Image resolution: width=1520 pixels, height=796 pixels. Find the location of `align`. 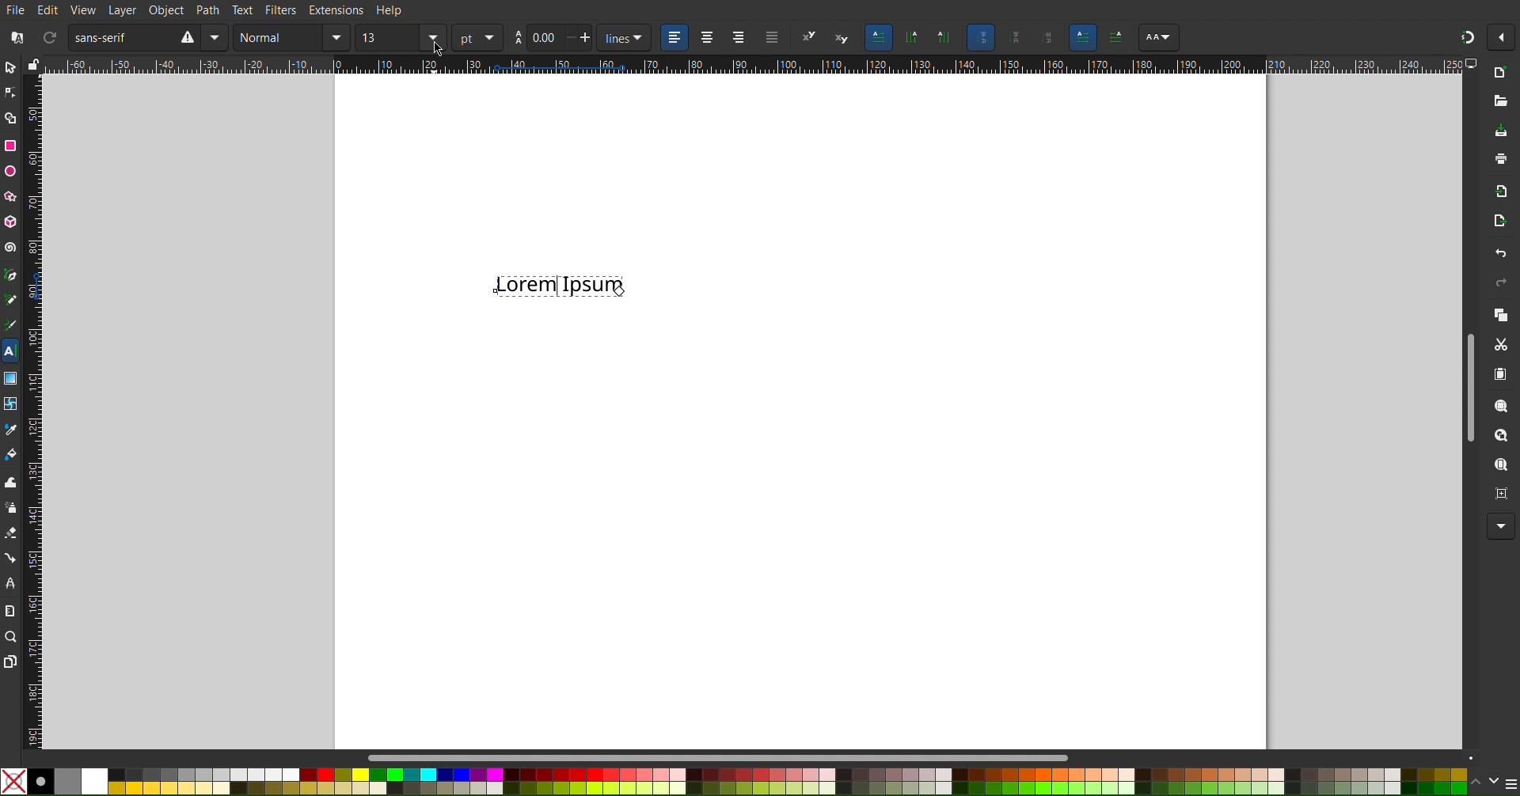

align is located at coordinates (770, 40).